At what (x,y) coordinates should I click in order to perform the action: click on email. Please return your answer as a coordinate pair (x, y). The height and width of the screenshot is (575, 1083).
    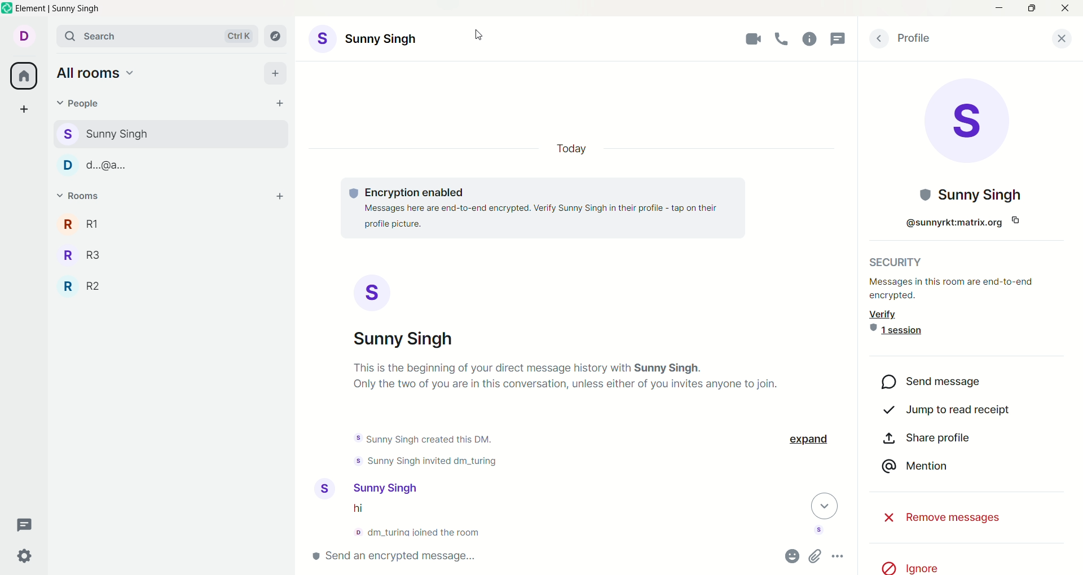
    Looking at the image, I should click on (940, 223).